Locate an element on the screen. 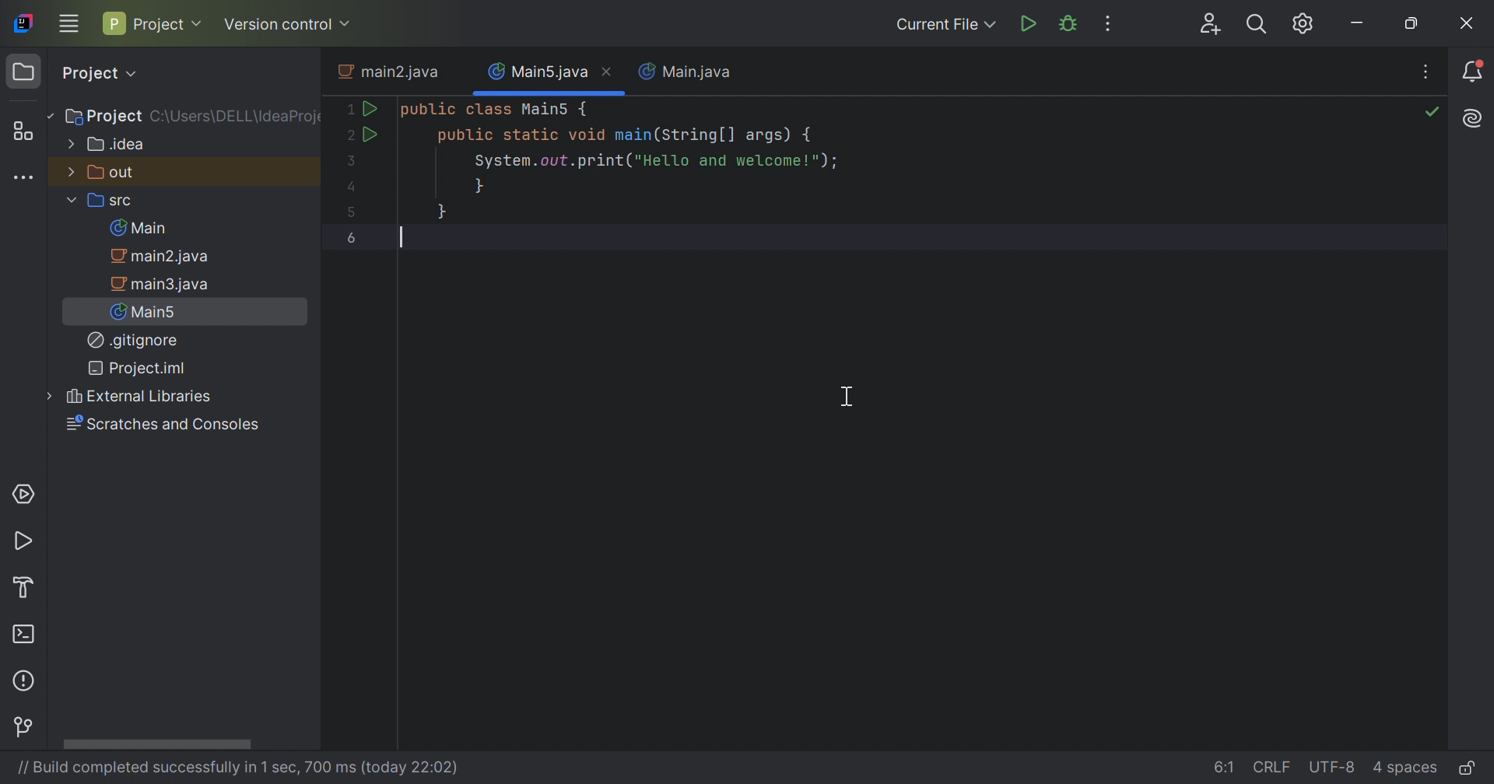 This screenshot has height=784, width=1494. src is located at coordinates (102, 202).